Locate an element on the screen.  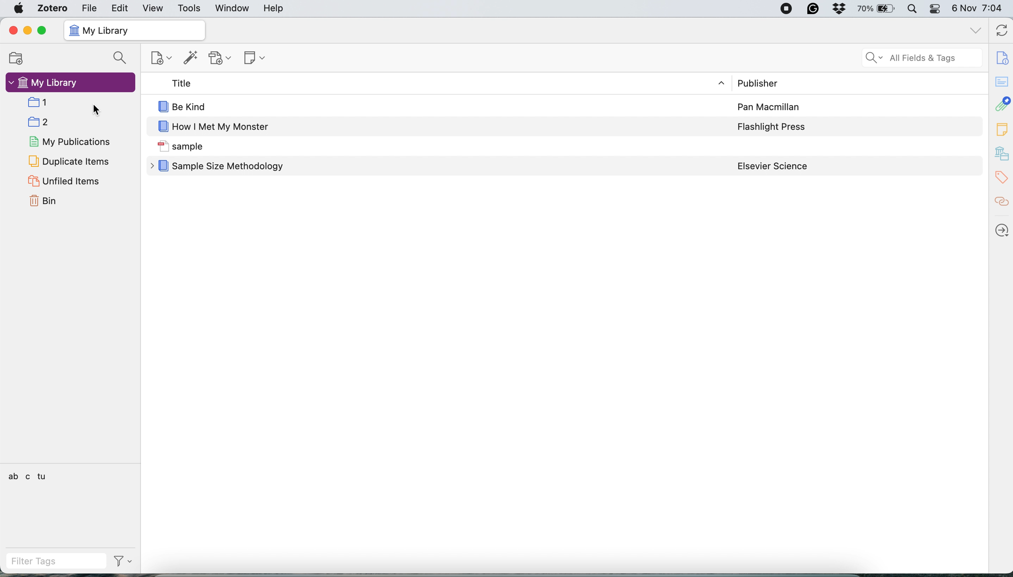
related is located at coordinates (1001, 204).